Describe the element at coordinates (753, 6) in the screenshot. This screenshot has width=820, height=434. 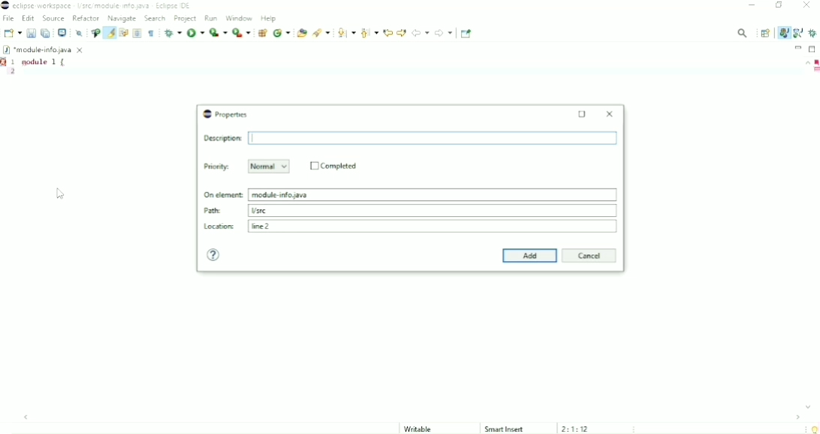
I see `Minimize` at that location.